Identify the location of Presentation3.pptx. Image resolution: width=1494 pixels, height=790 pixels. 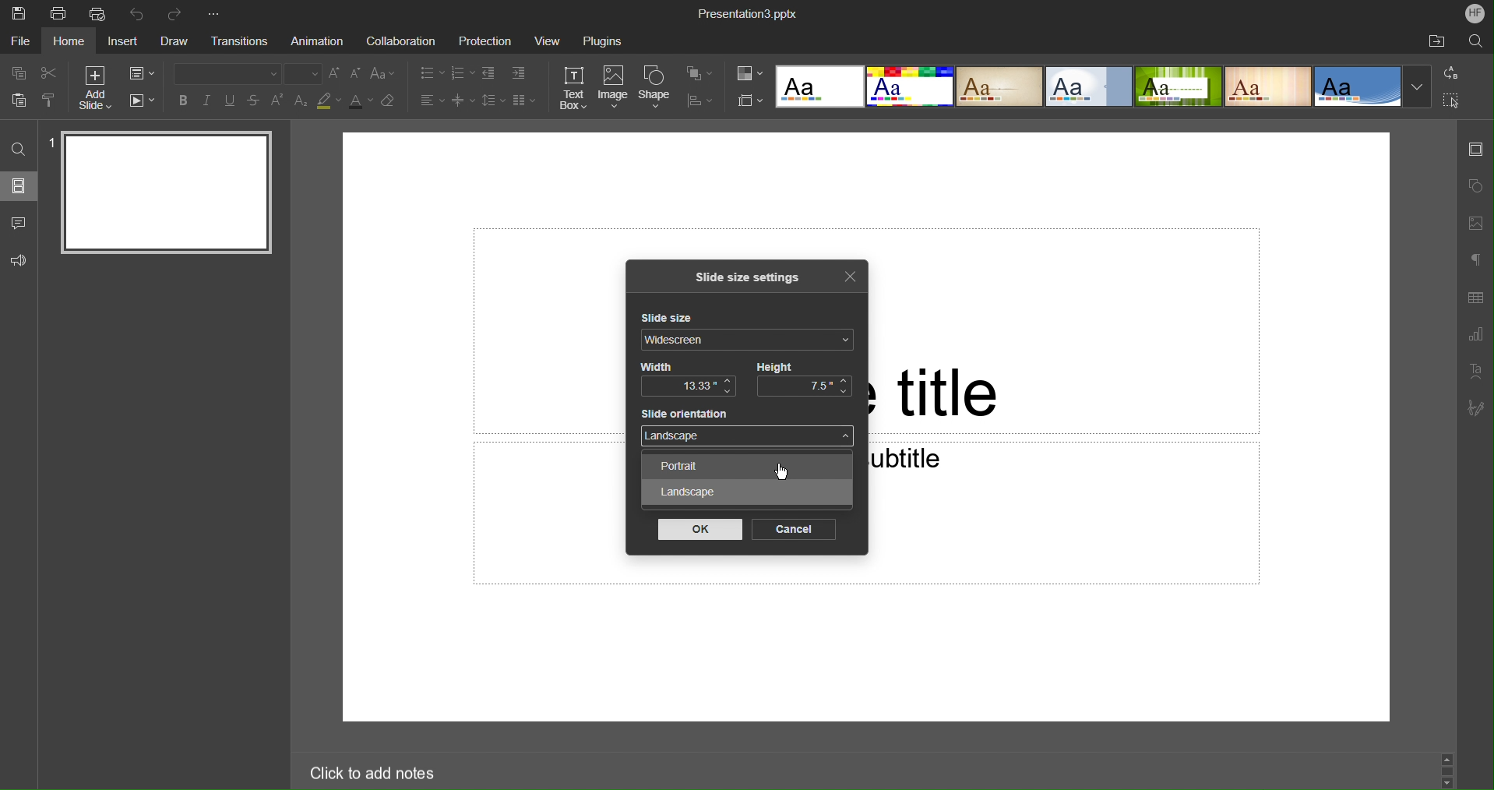
(749, 13).